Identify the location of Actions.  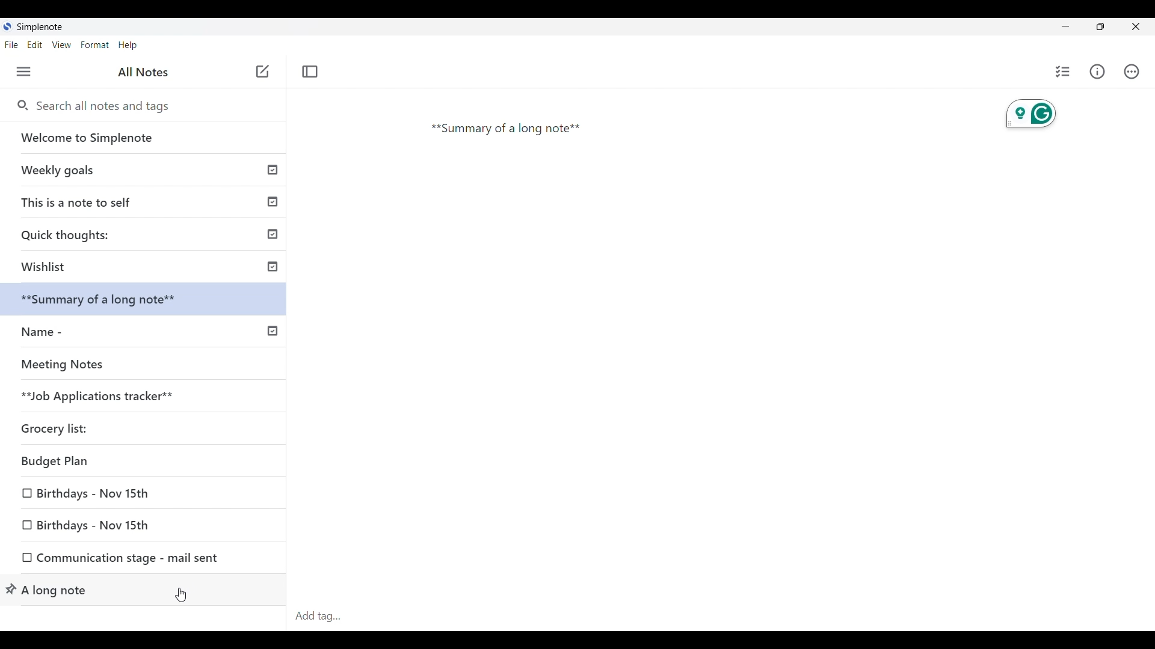
(1132, 72).